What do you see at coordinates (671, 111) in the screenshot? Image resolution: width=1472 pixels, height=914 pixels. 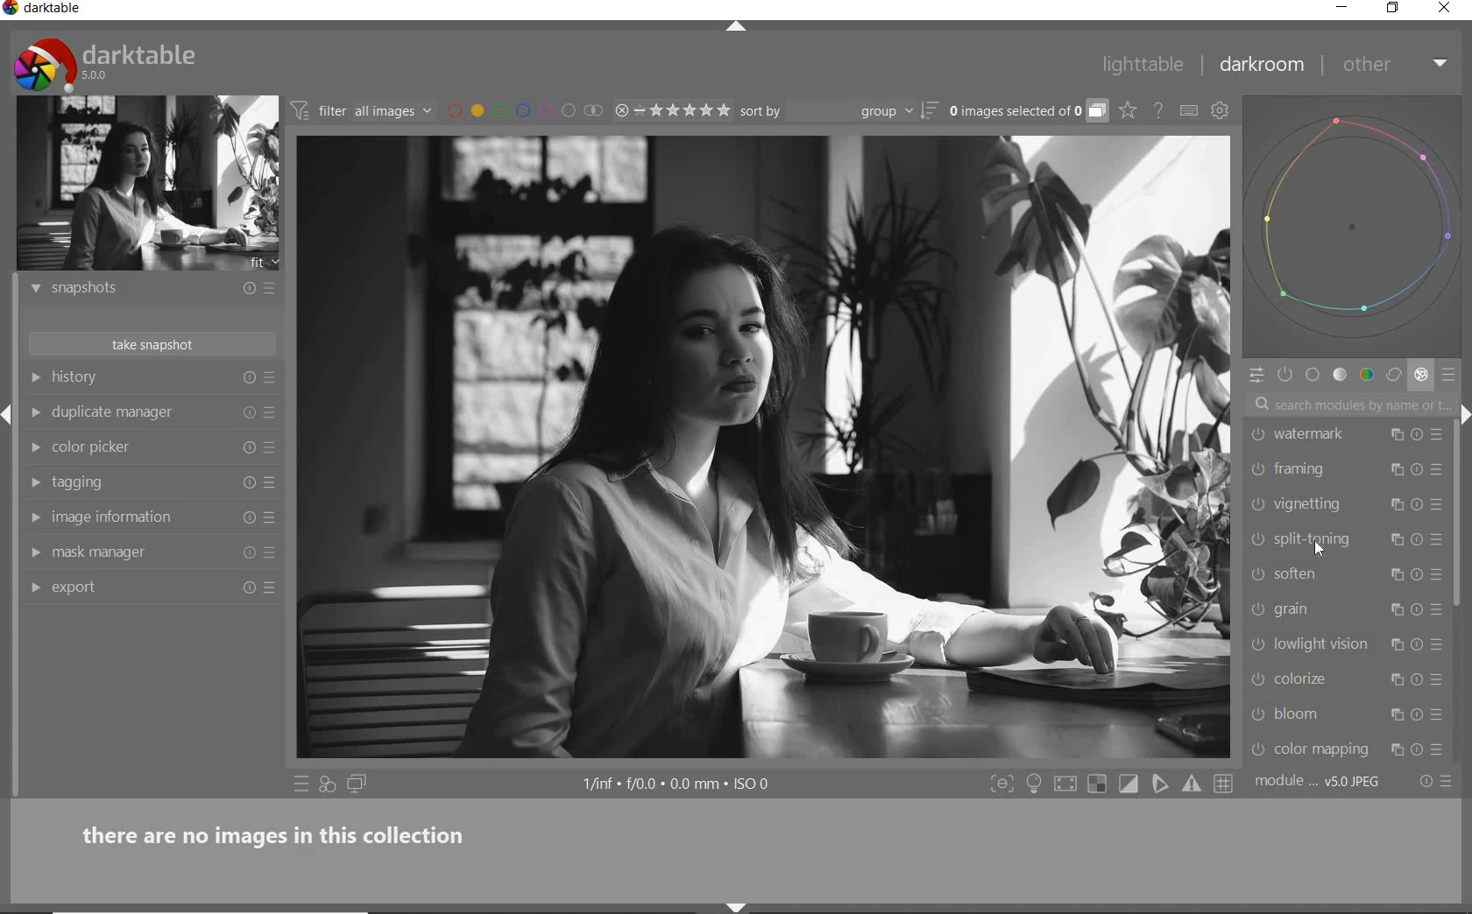 I see `range rating of selected image` at bounding box center [671, 111].